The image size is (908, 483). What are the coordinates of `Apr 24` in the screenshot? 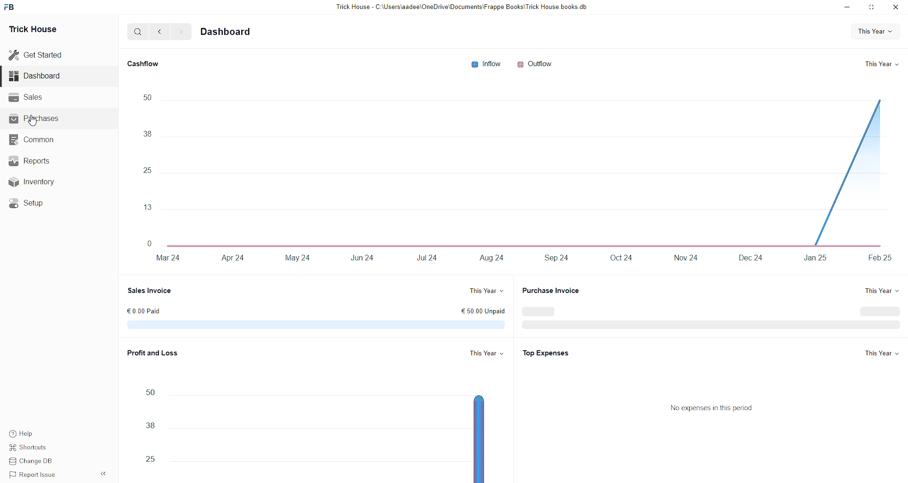 It's located at (233, 258).